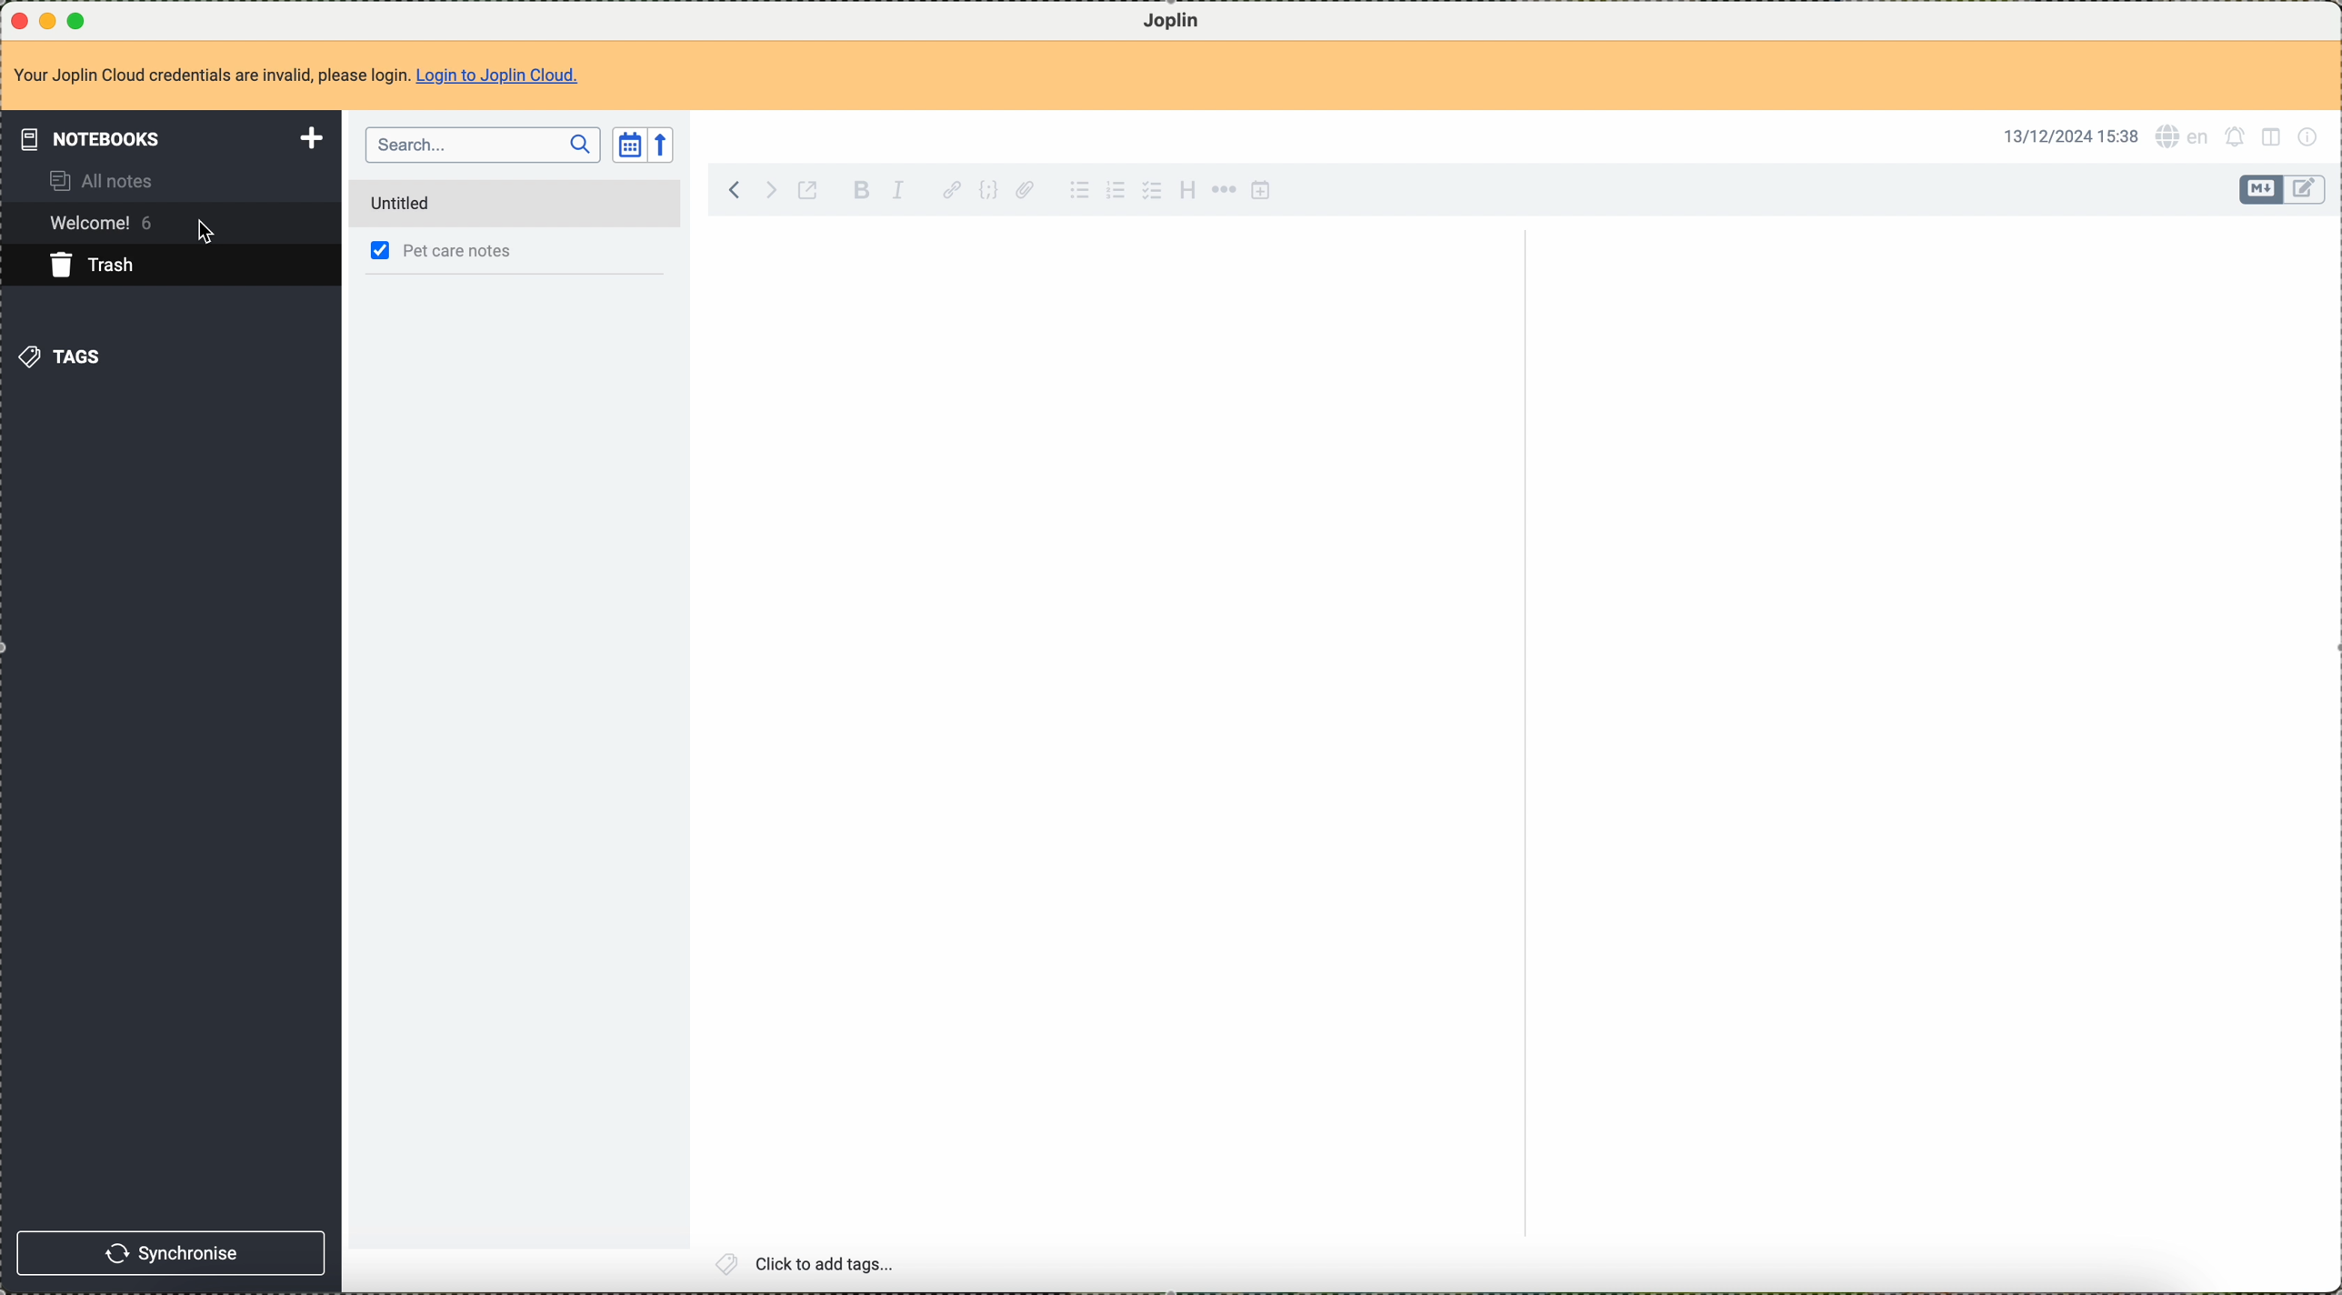 The image size is (2342, 1295). What do you see at coordinates (105, 180) in the screenshot?
I see `all notes` at bounding box center [105, 180].